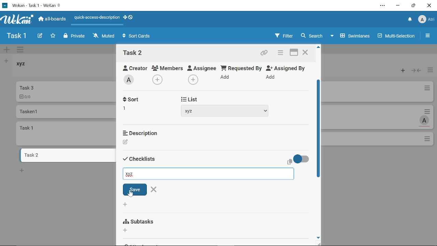 The height and width of the screenshot is (246, 437). Describe the element at coordinates (303, 159) in the screenshot. I see `On/Off` at that location.